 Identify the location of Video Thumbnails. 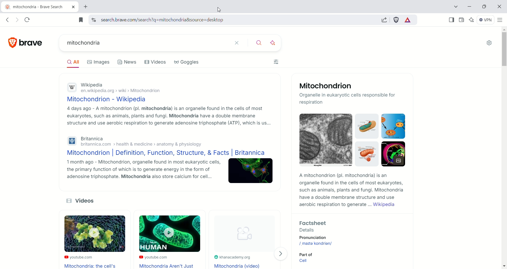
(164, 235).